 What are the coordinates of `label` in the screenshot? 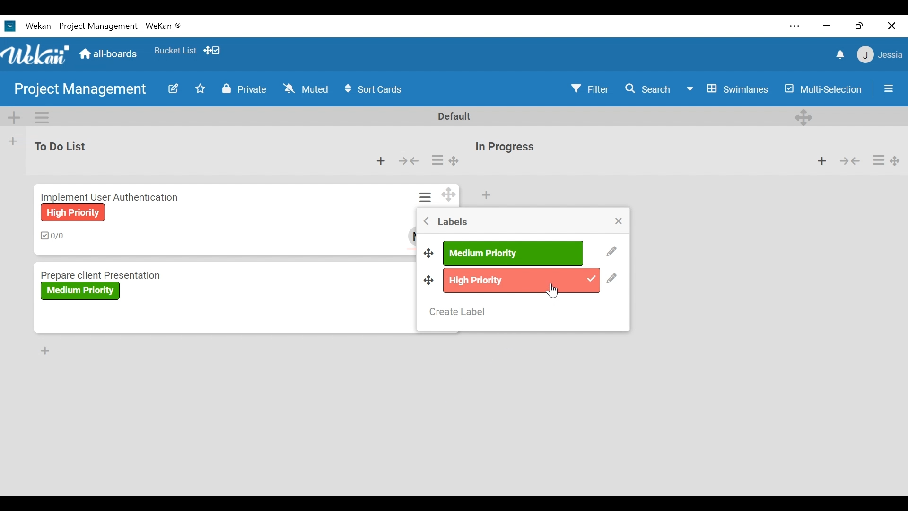 It's located at (80, 291).